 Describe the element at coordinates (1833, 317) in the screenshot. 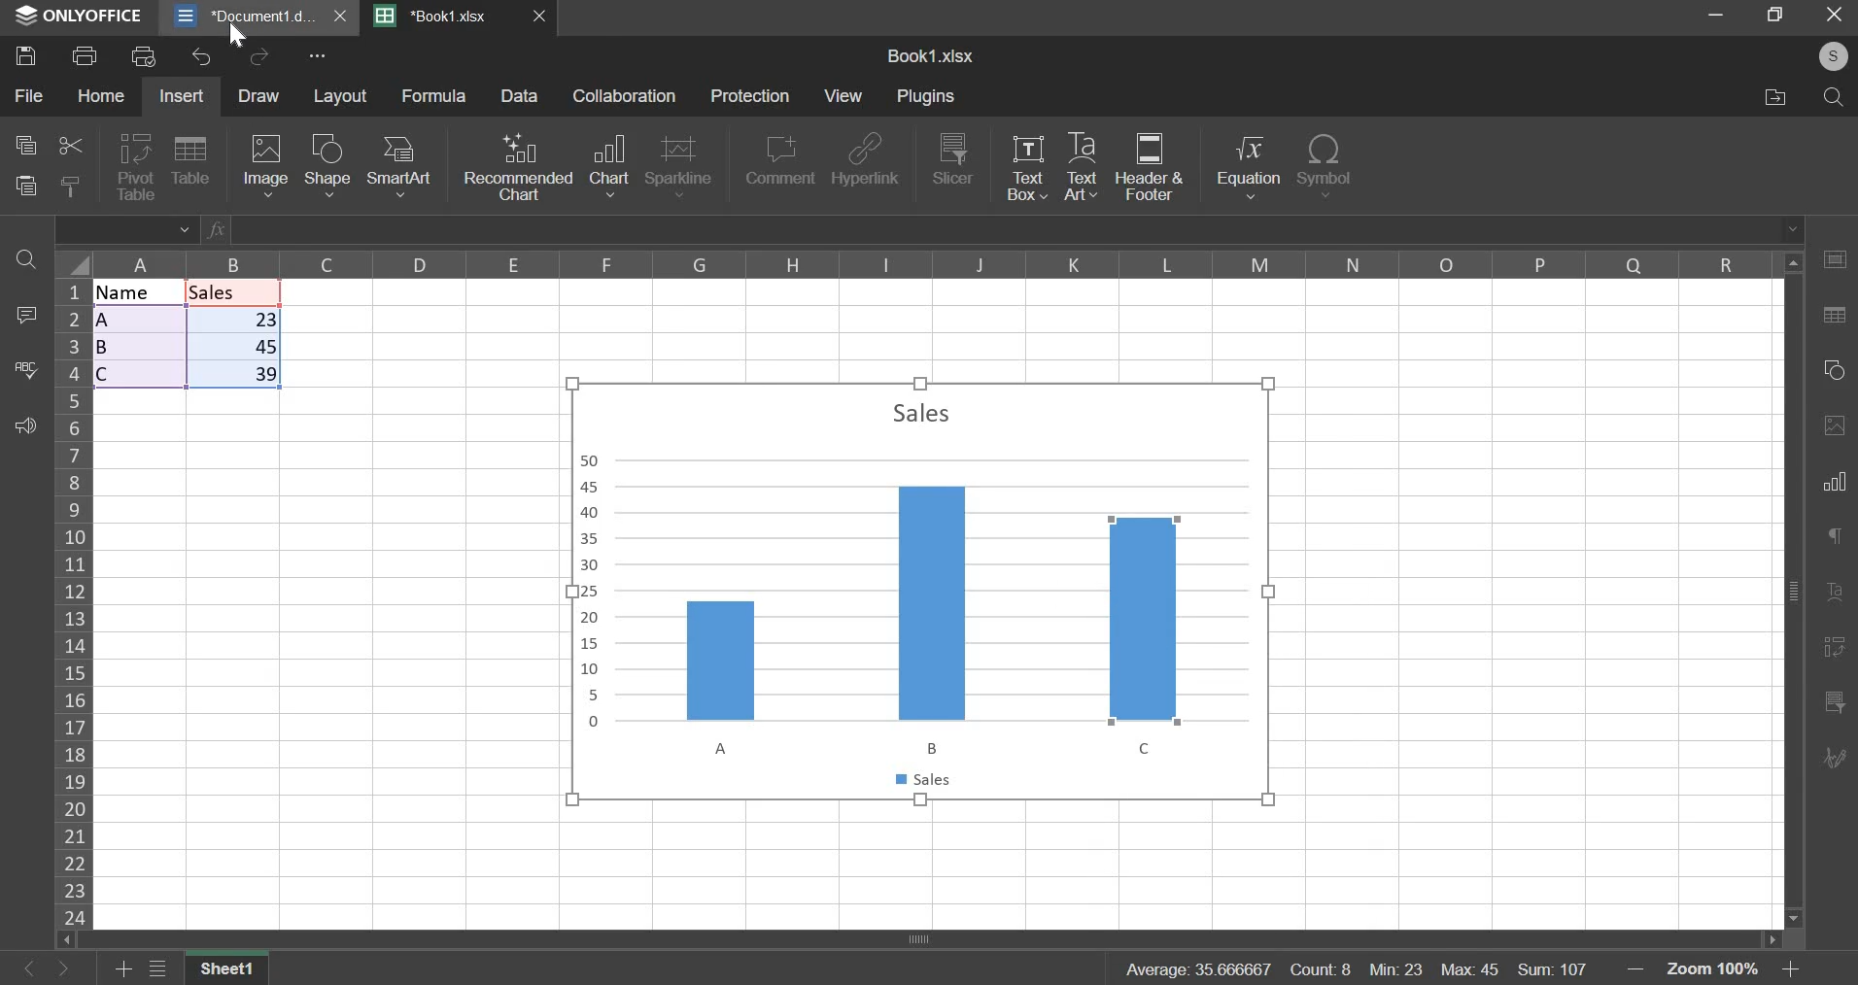

I see `Search/Replace Tool` at that location.